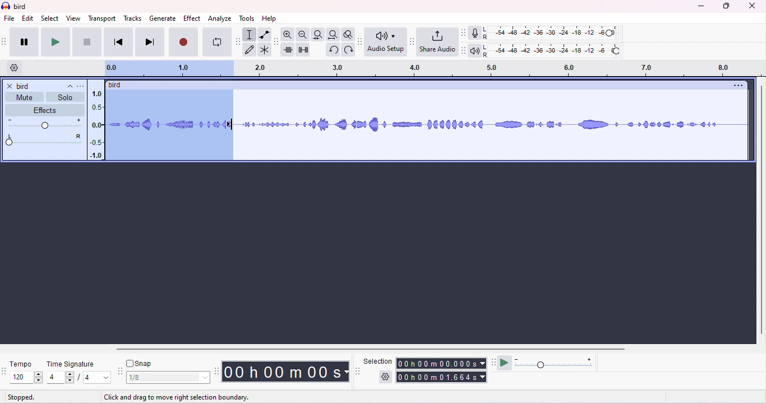 The width and height of the screenshot is (766, 404). What do you see at coordinates (751, 6) in the screenshot?
I see `close` at bounding box center [751, 6].